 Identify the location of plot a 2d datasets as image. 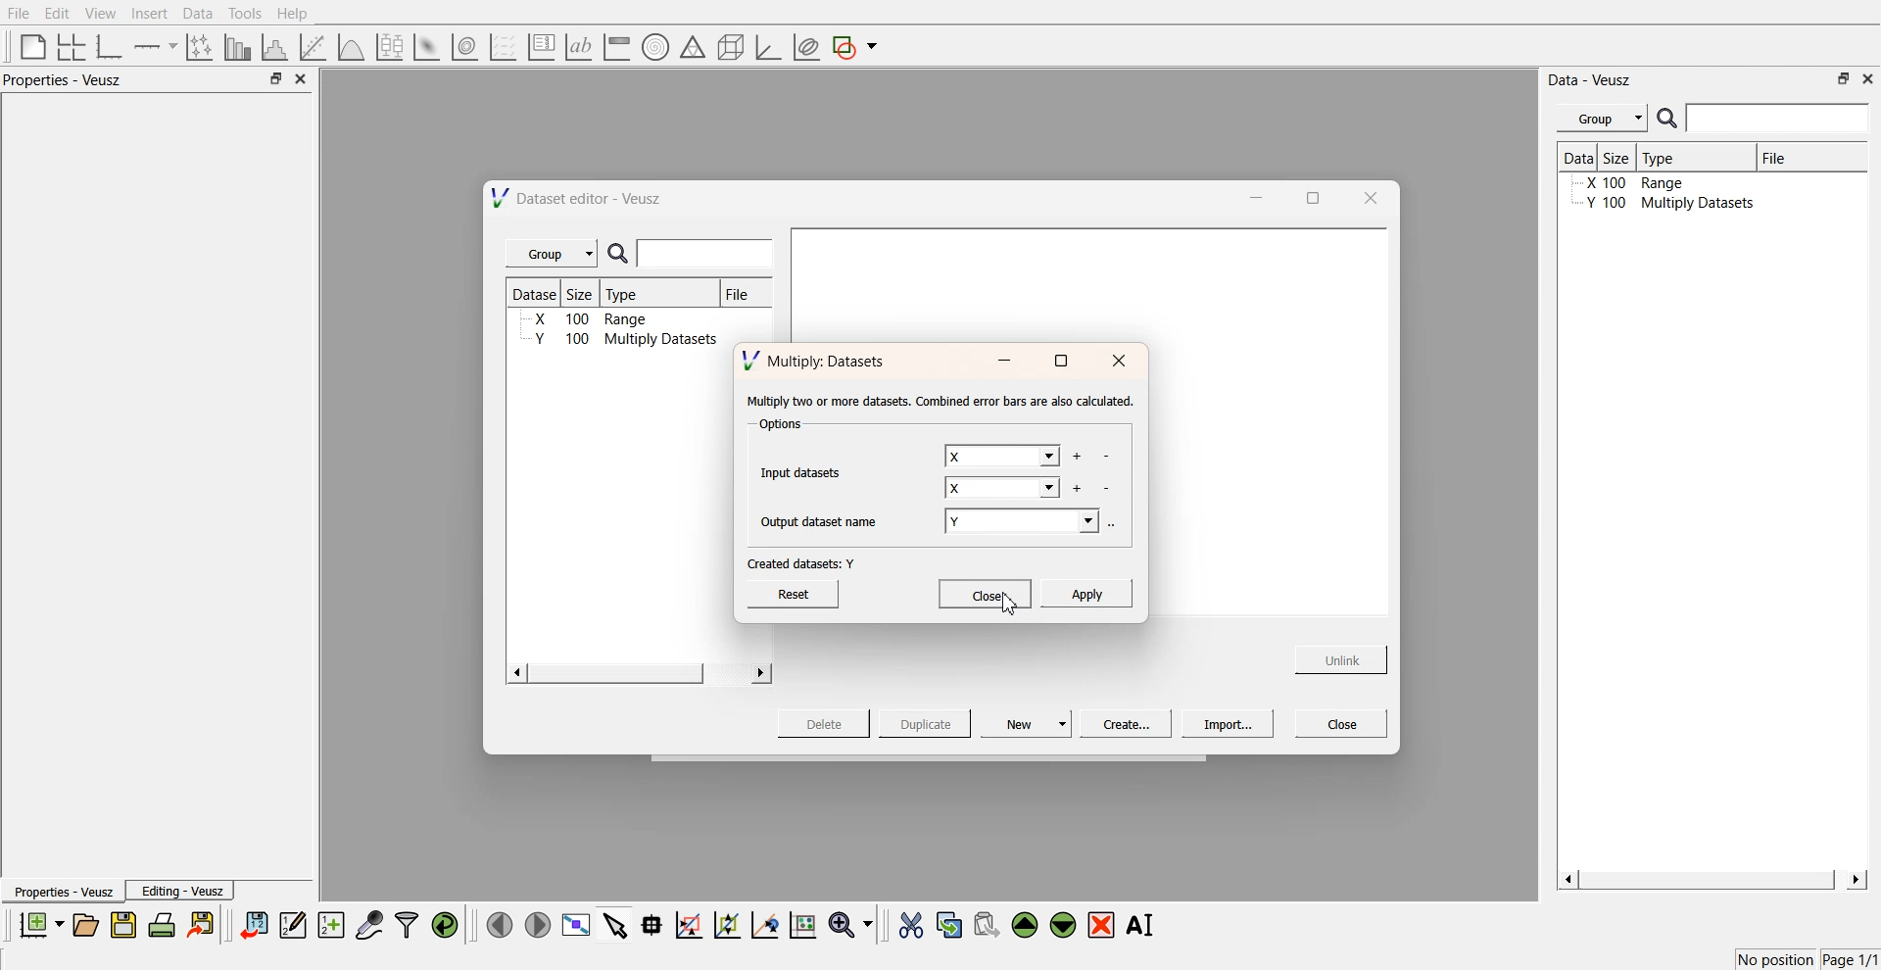
(425, 46).